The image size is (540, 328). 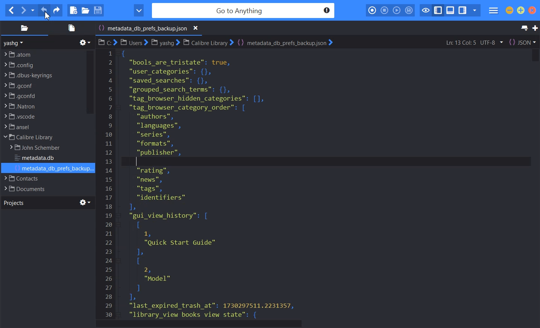 What do you see at coordinates (38, 158) in the screenshot?
I see `File` at bounding box center [38, 158].